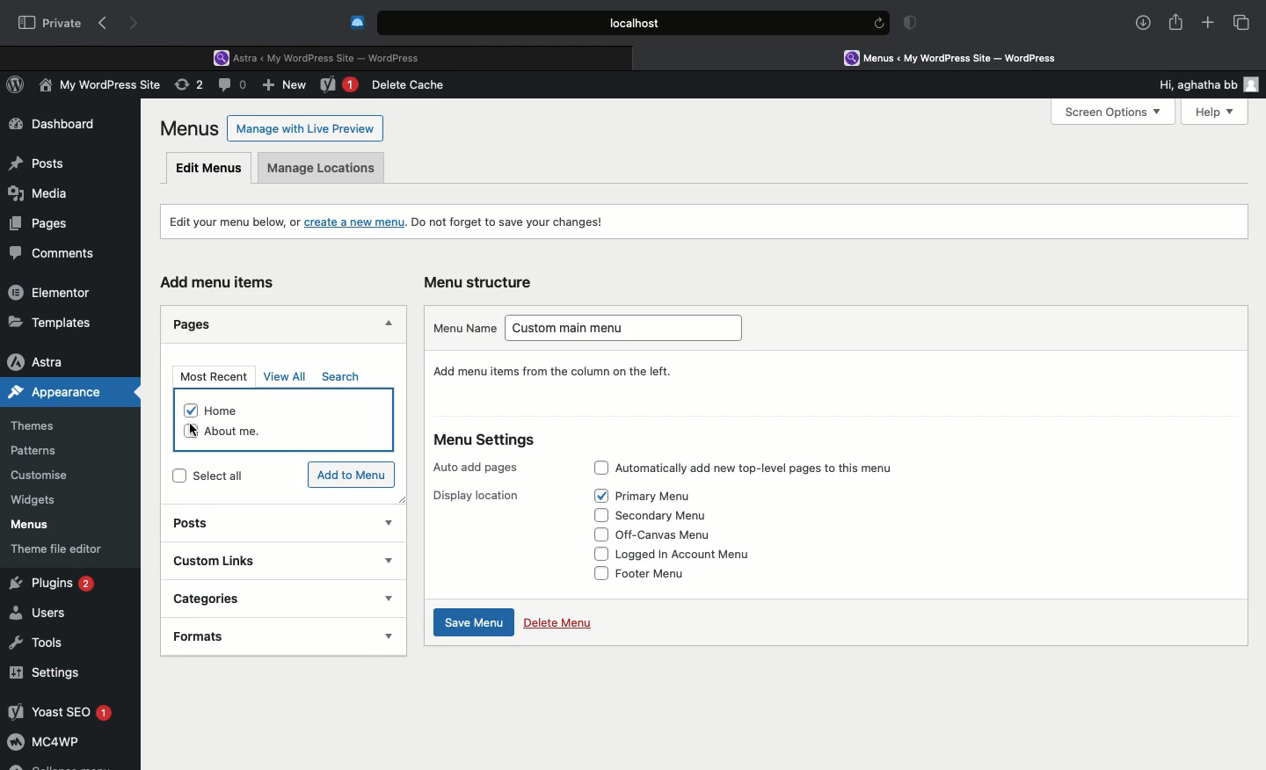  I want to click on Yoast SEO 1, so click(59, 711).